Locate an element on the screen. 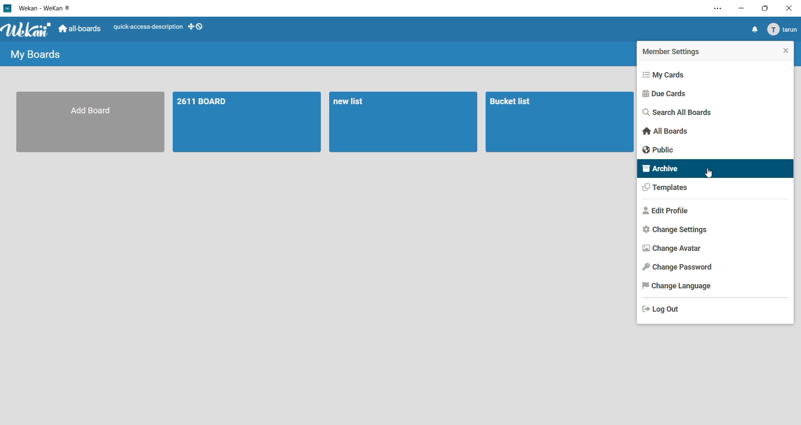  change language is located at coordinates (680, 286).